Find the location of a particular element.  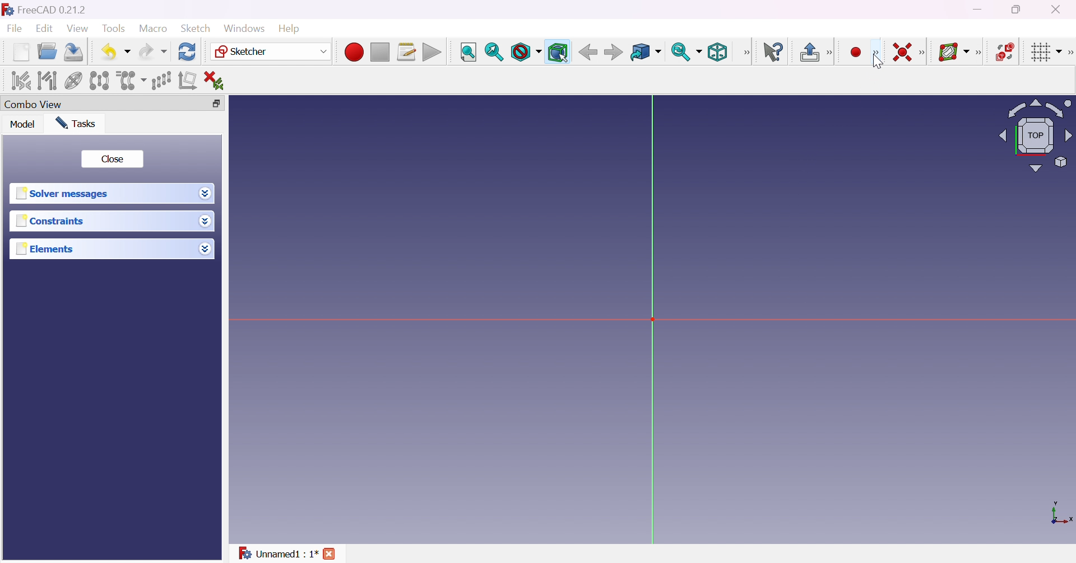

Restore down is located at coordinates (1018, 10).